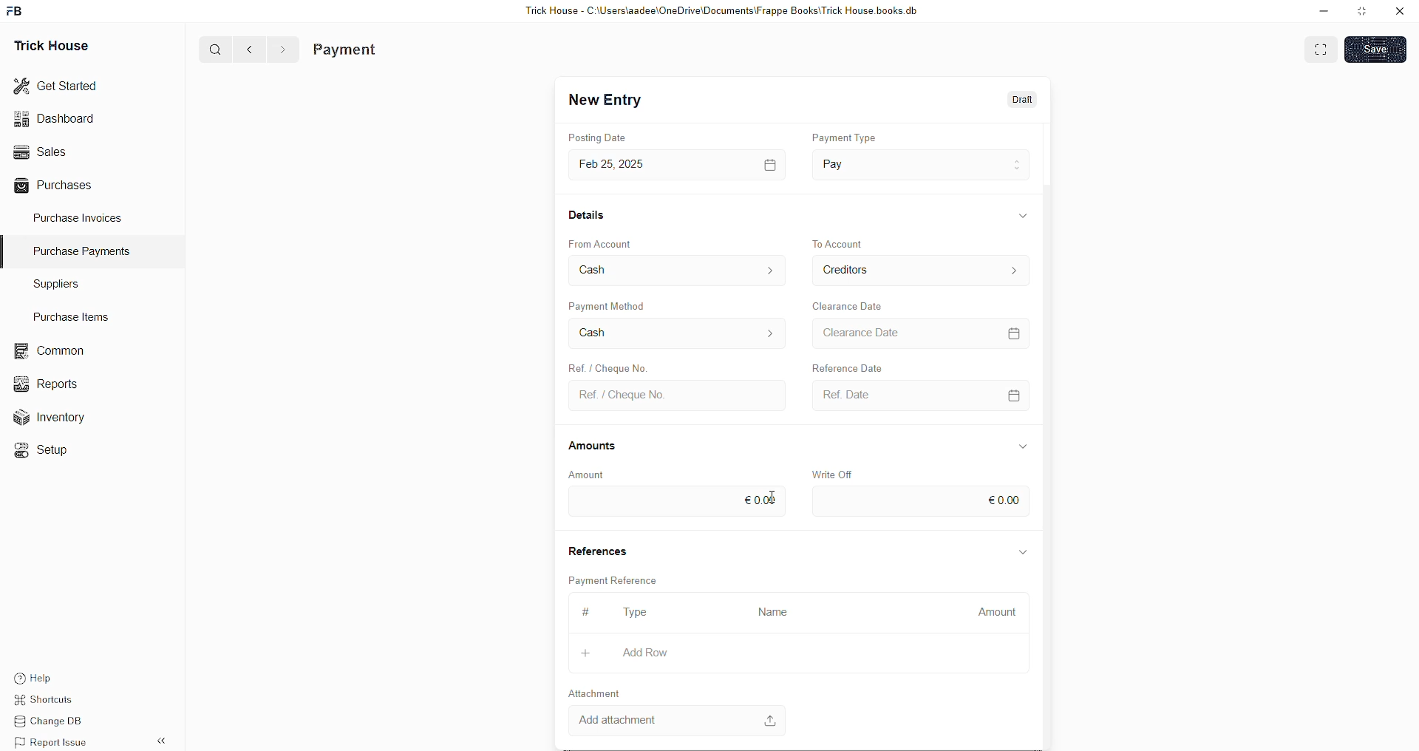 Image resolution: width=1419 pixels, height=751 pixels. What do you see at coordinates (589, 446) in the screenshot?
I see `Amounts` at bounding box center [589, 446].